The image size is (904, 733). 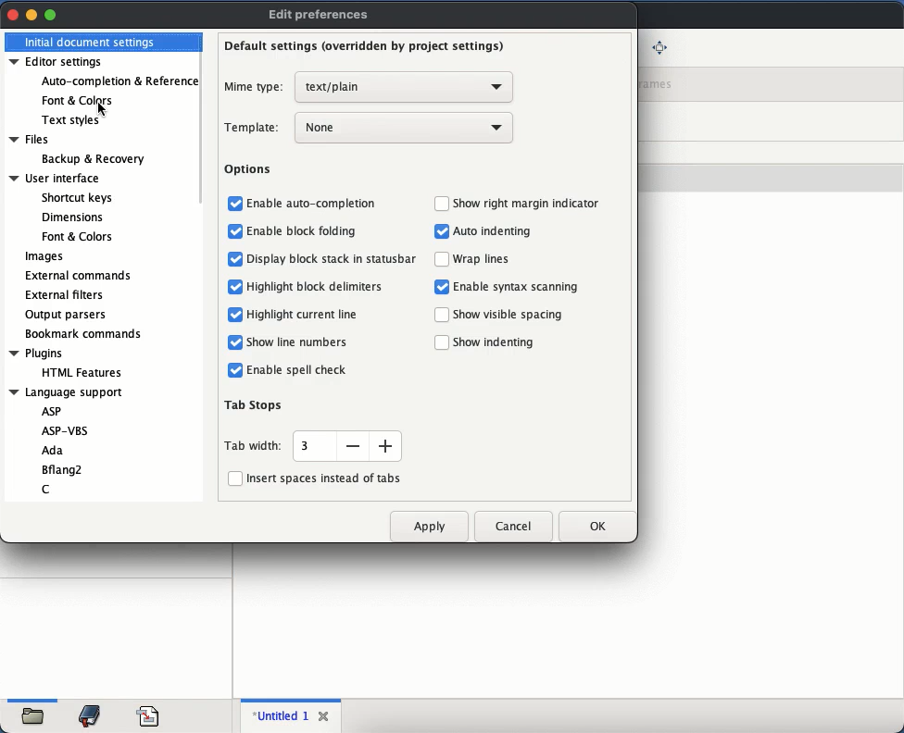 What do you see at coordinates (495, 232) in the screenshot?
I see `Auto indenting` at bounding box center [495, 232].